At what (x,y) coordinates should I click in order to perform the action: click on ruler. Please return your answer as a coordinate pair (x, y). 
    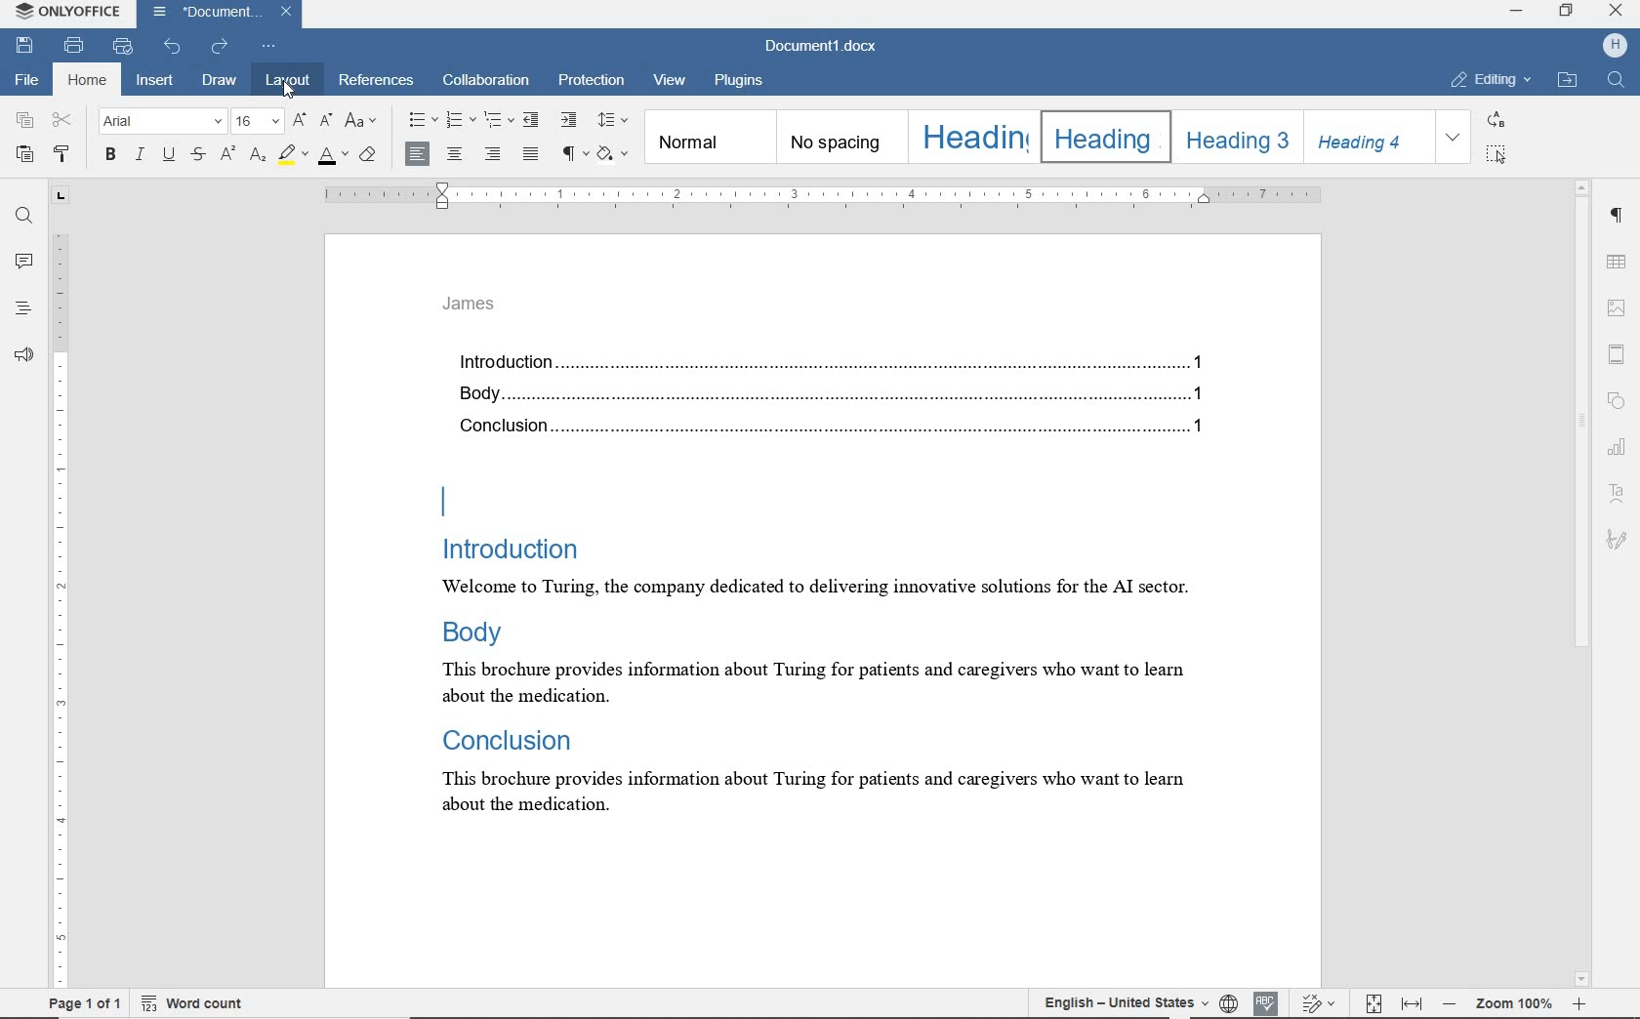
    Looking at the image, I should click on (60, 586).